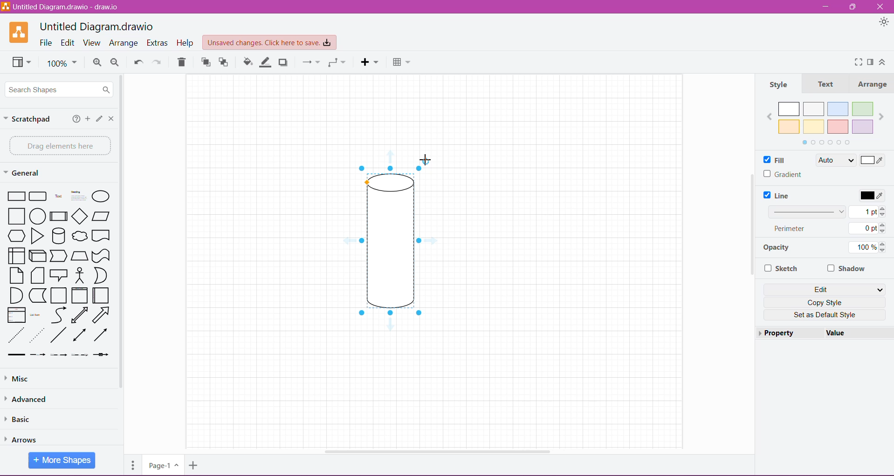 This screenshot has width=894, height=476. Describe the element at coordinates (370, 62) in the screenshot. I see `` at that location.